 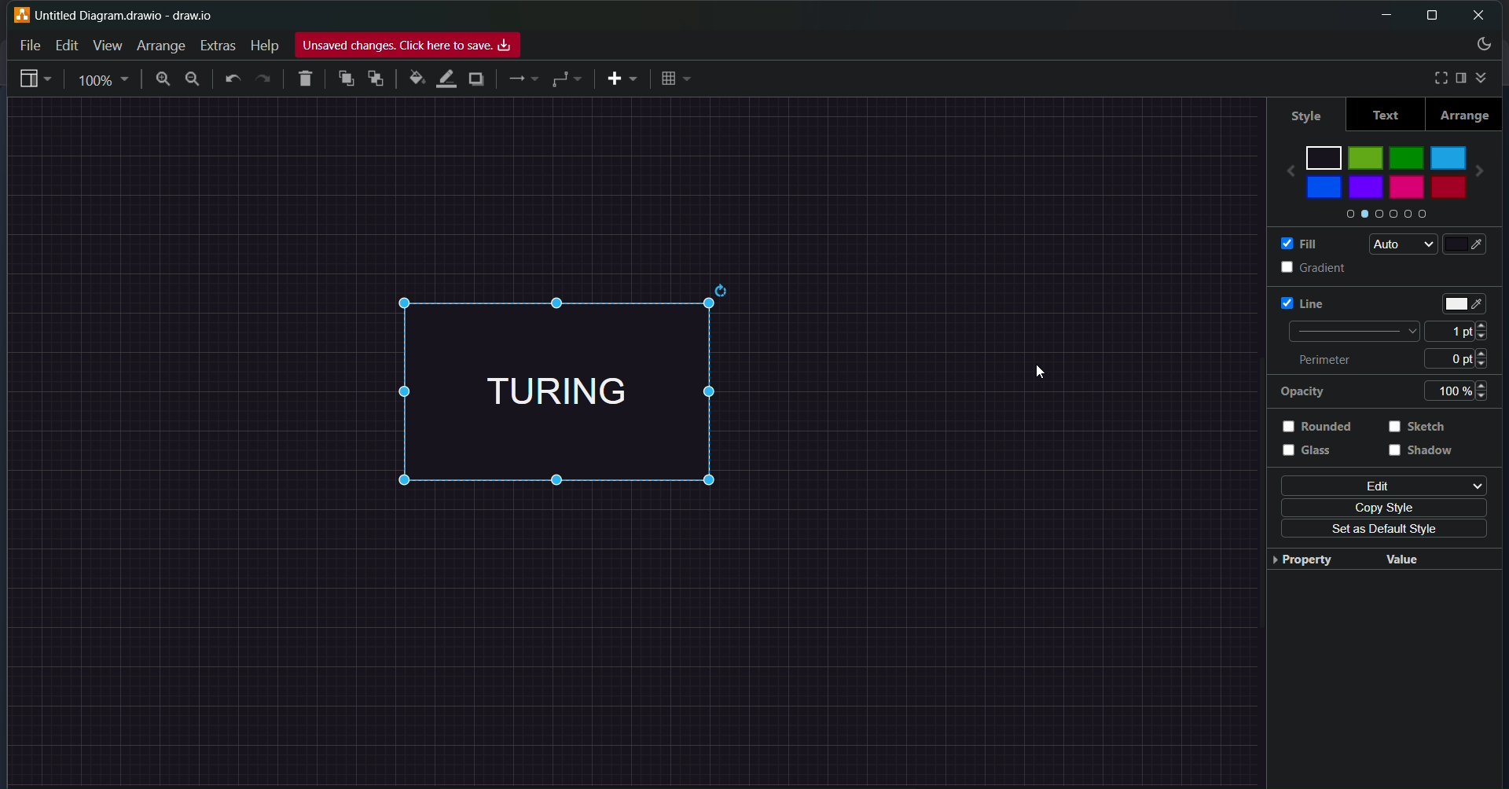 I want to click on perimeter, so click(x=1333, y=361).